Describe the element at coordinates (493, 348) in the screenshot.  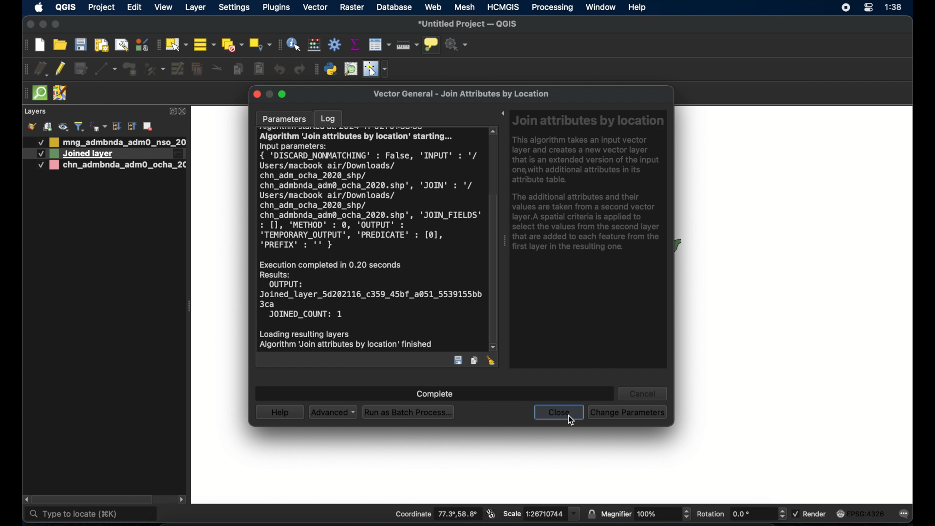
I see `scroll down arrow` at that location.